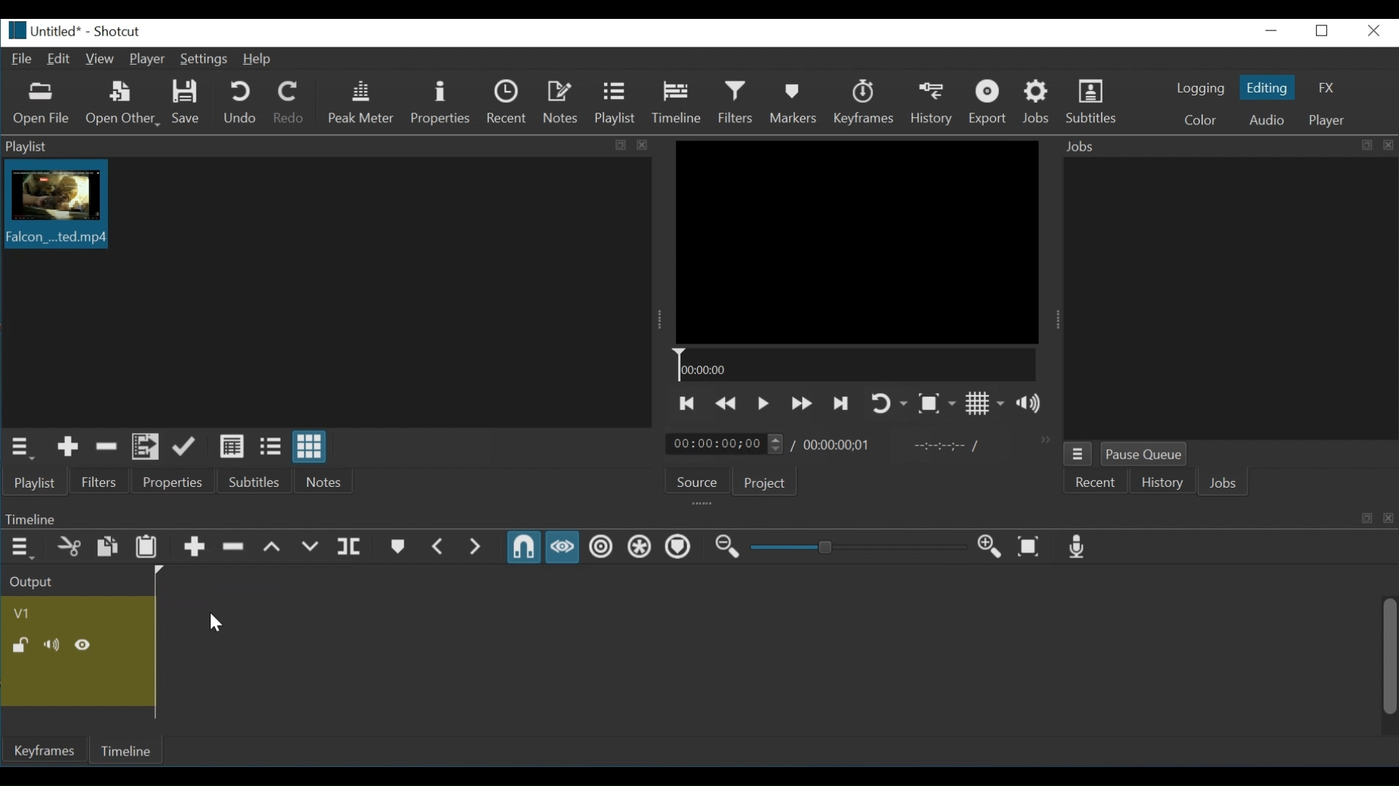 Image resolution: width=1399 pixels, height=786 pixels. Describe the element at coordinates (1227, 146) in the screenshot. I see `Jobs Panel` at that location.